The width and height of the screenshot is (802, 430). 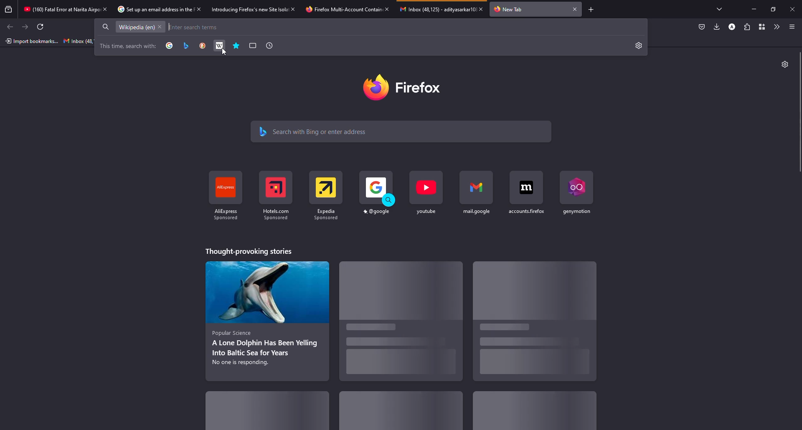 What do you see at coordinates (322, 131) in the screenshot?
I see `search` at bounding box center [322, 131].